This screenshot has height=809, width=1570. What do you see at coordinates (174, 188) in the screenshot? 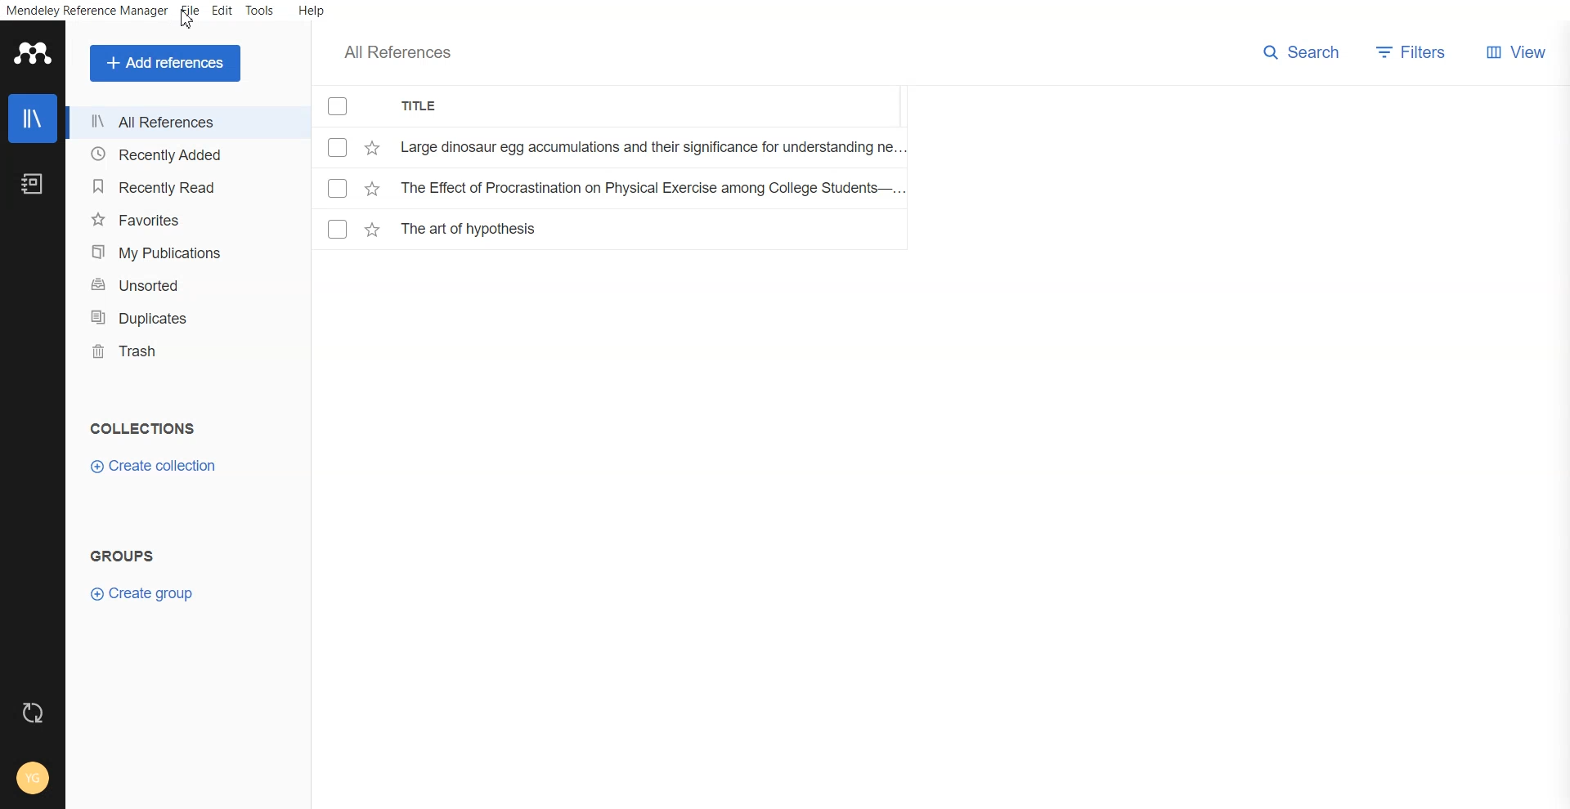
I see `Recently Read` at bounding box center [174, 188].